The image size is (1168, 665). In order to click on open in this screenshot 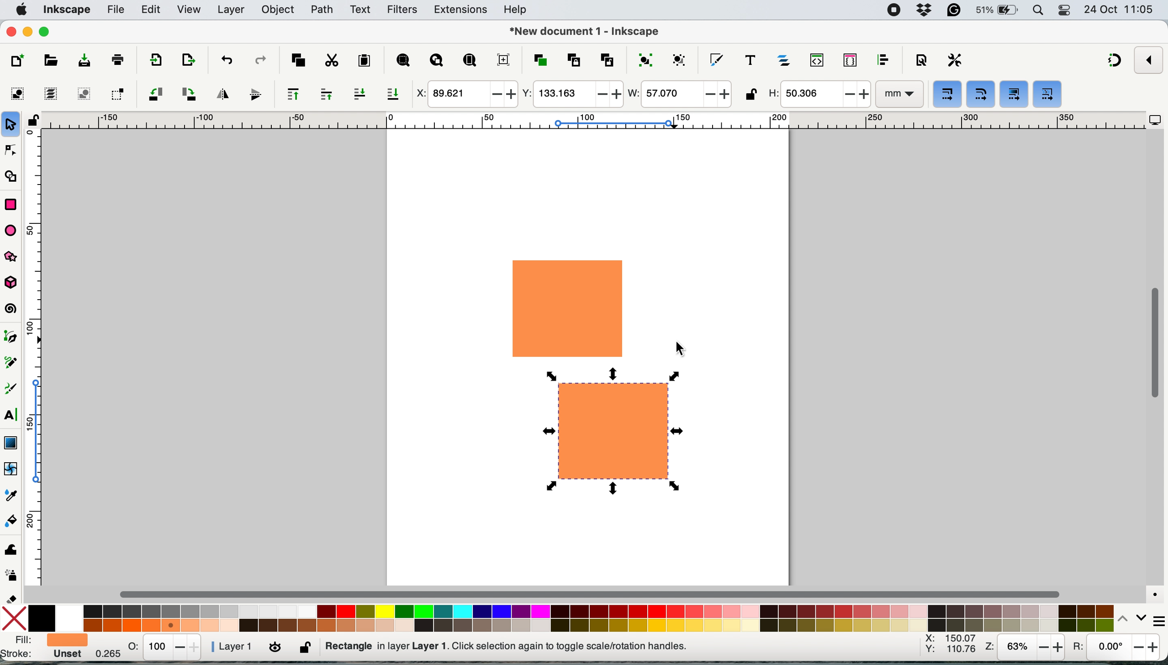, I will do `click(50, 62)`.